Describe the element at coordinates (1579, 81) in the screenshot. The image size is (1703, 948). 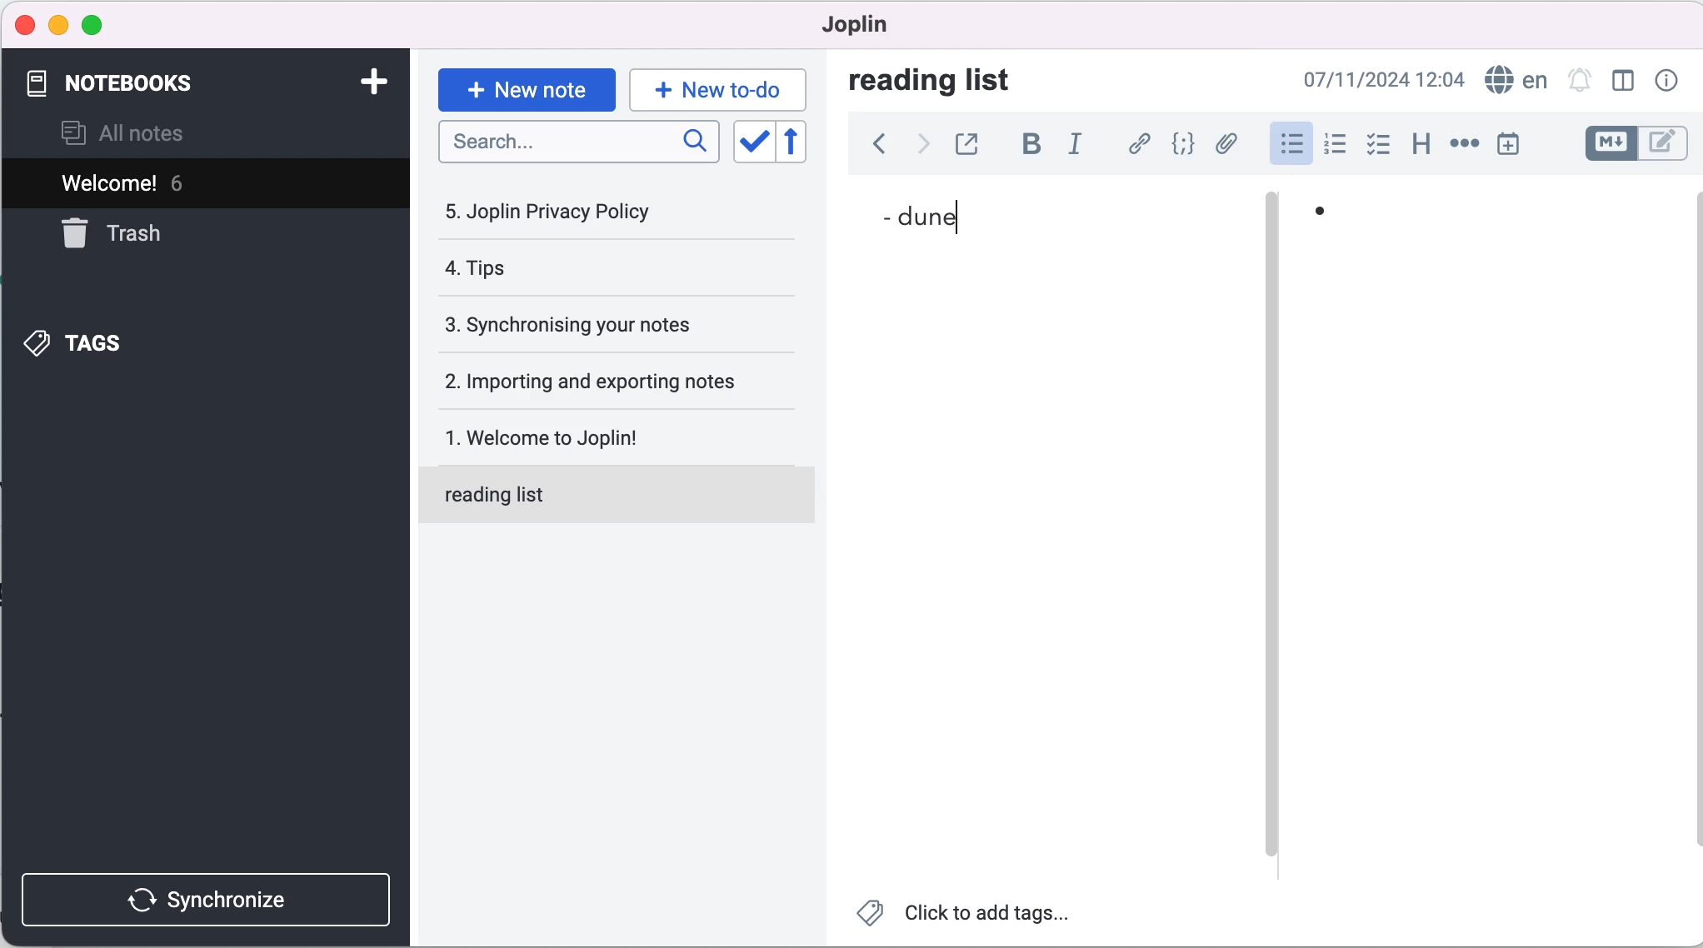
I see `set alarm` at that location.